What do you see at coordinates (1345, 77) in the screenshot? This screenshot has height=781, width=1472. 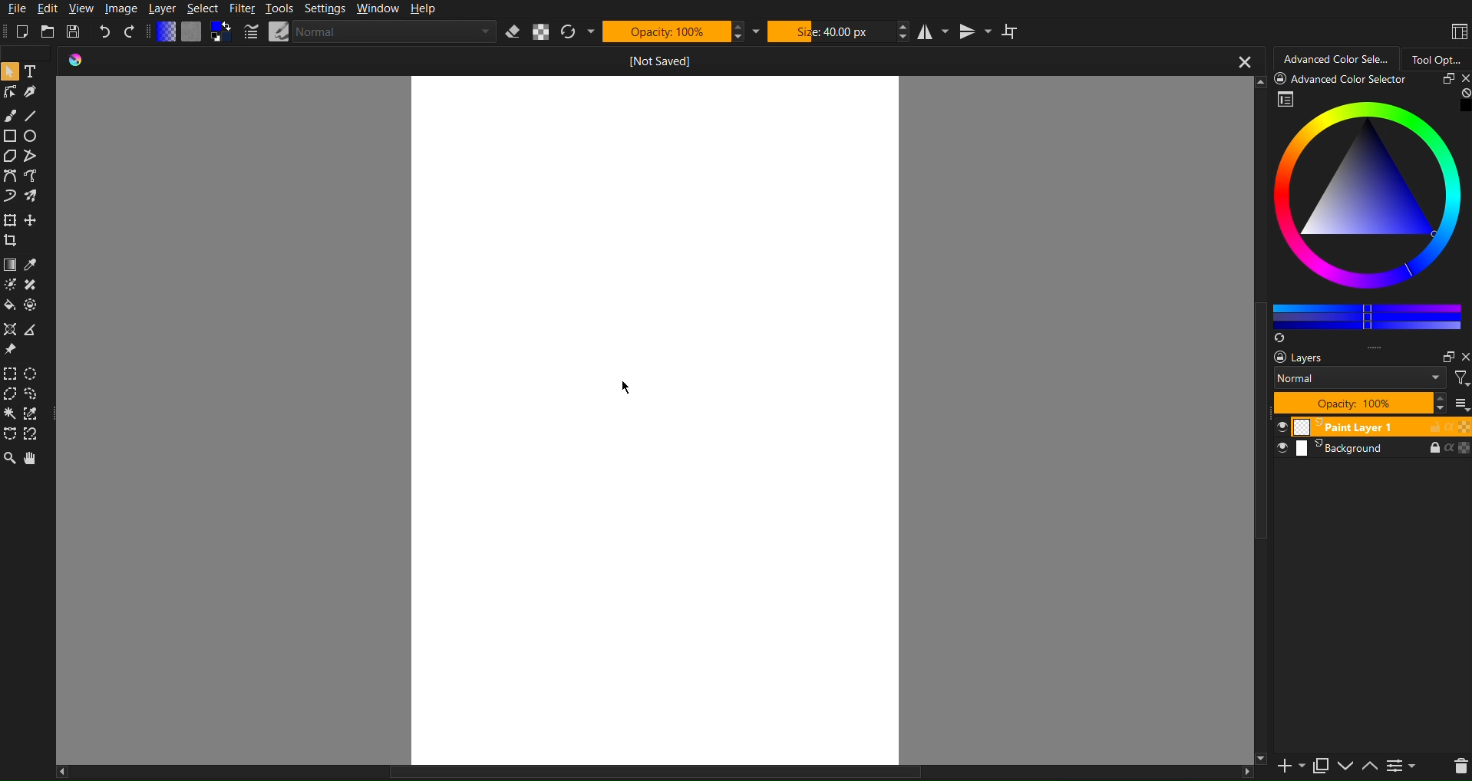 I see `` at bounding box center [1345, 77].